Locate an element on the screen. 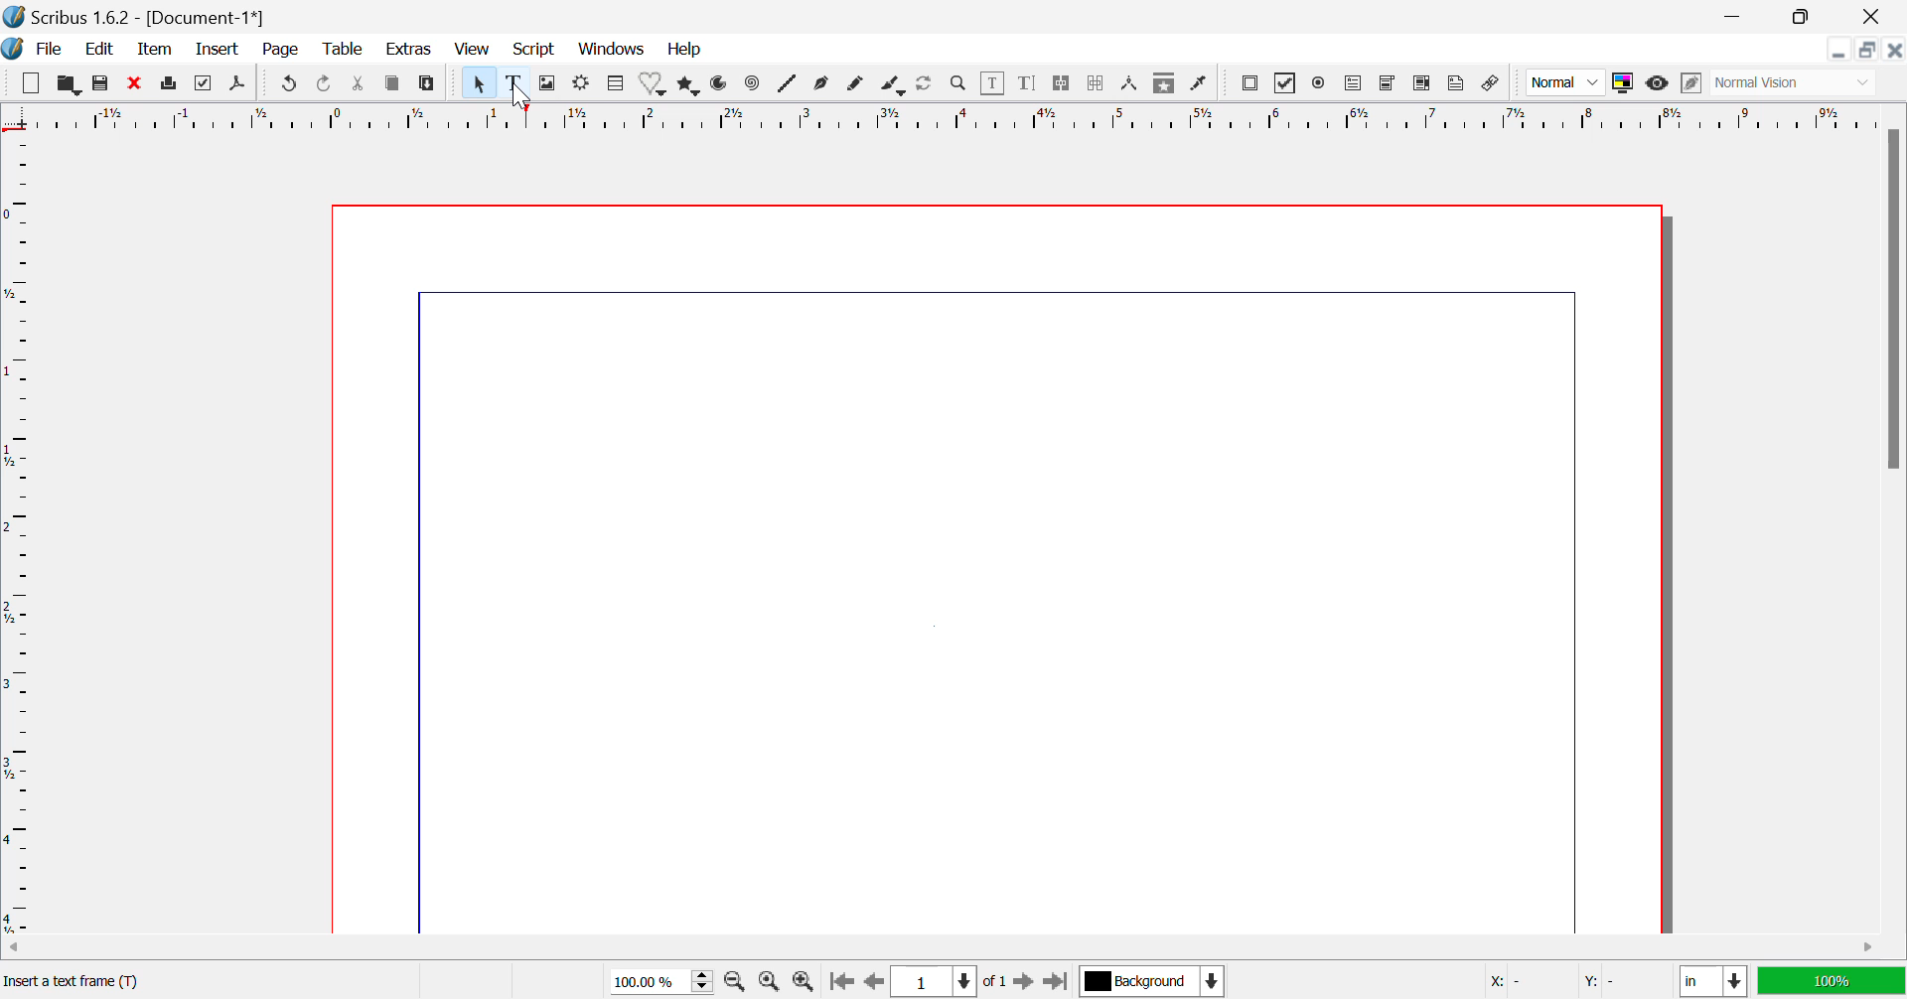 This screenshot has width=1907, height=999. Y: - is located at coordinates (1617, 981).